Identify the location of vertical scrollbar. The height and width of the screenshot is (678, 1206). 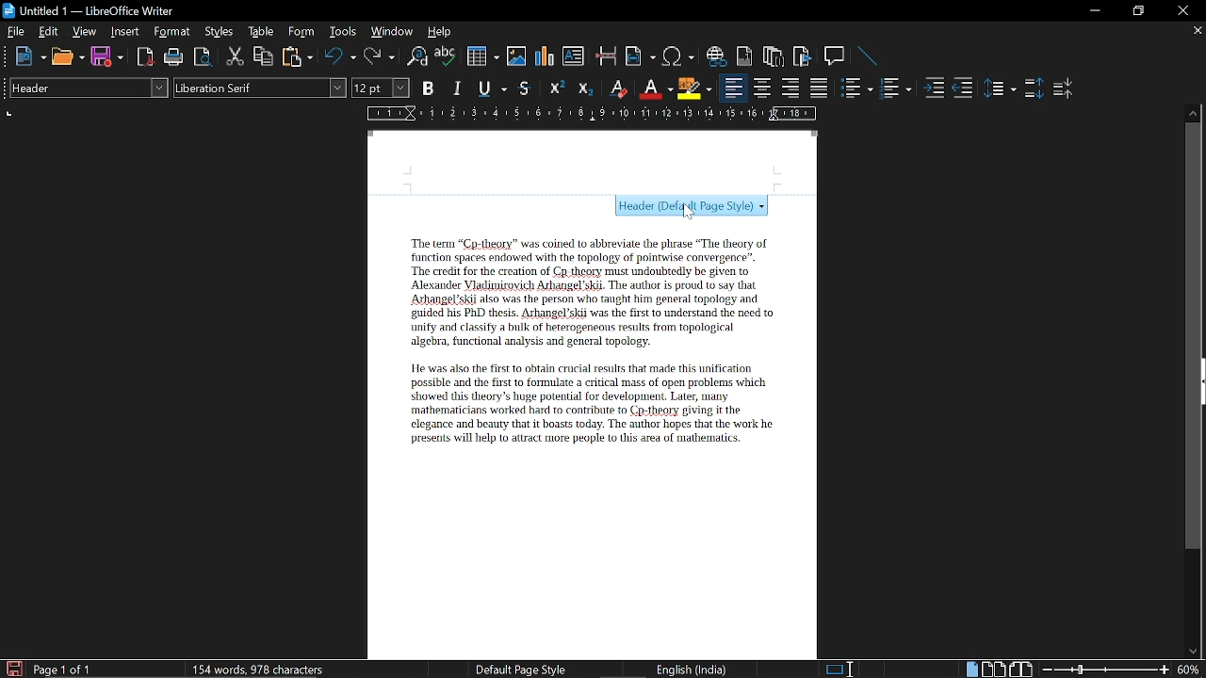
(1190, 336).